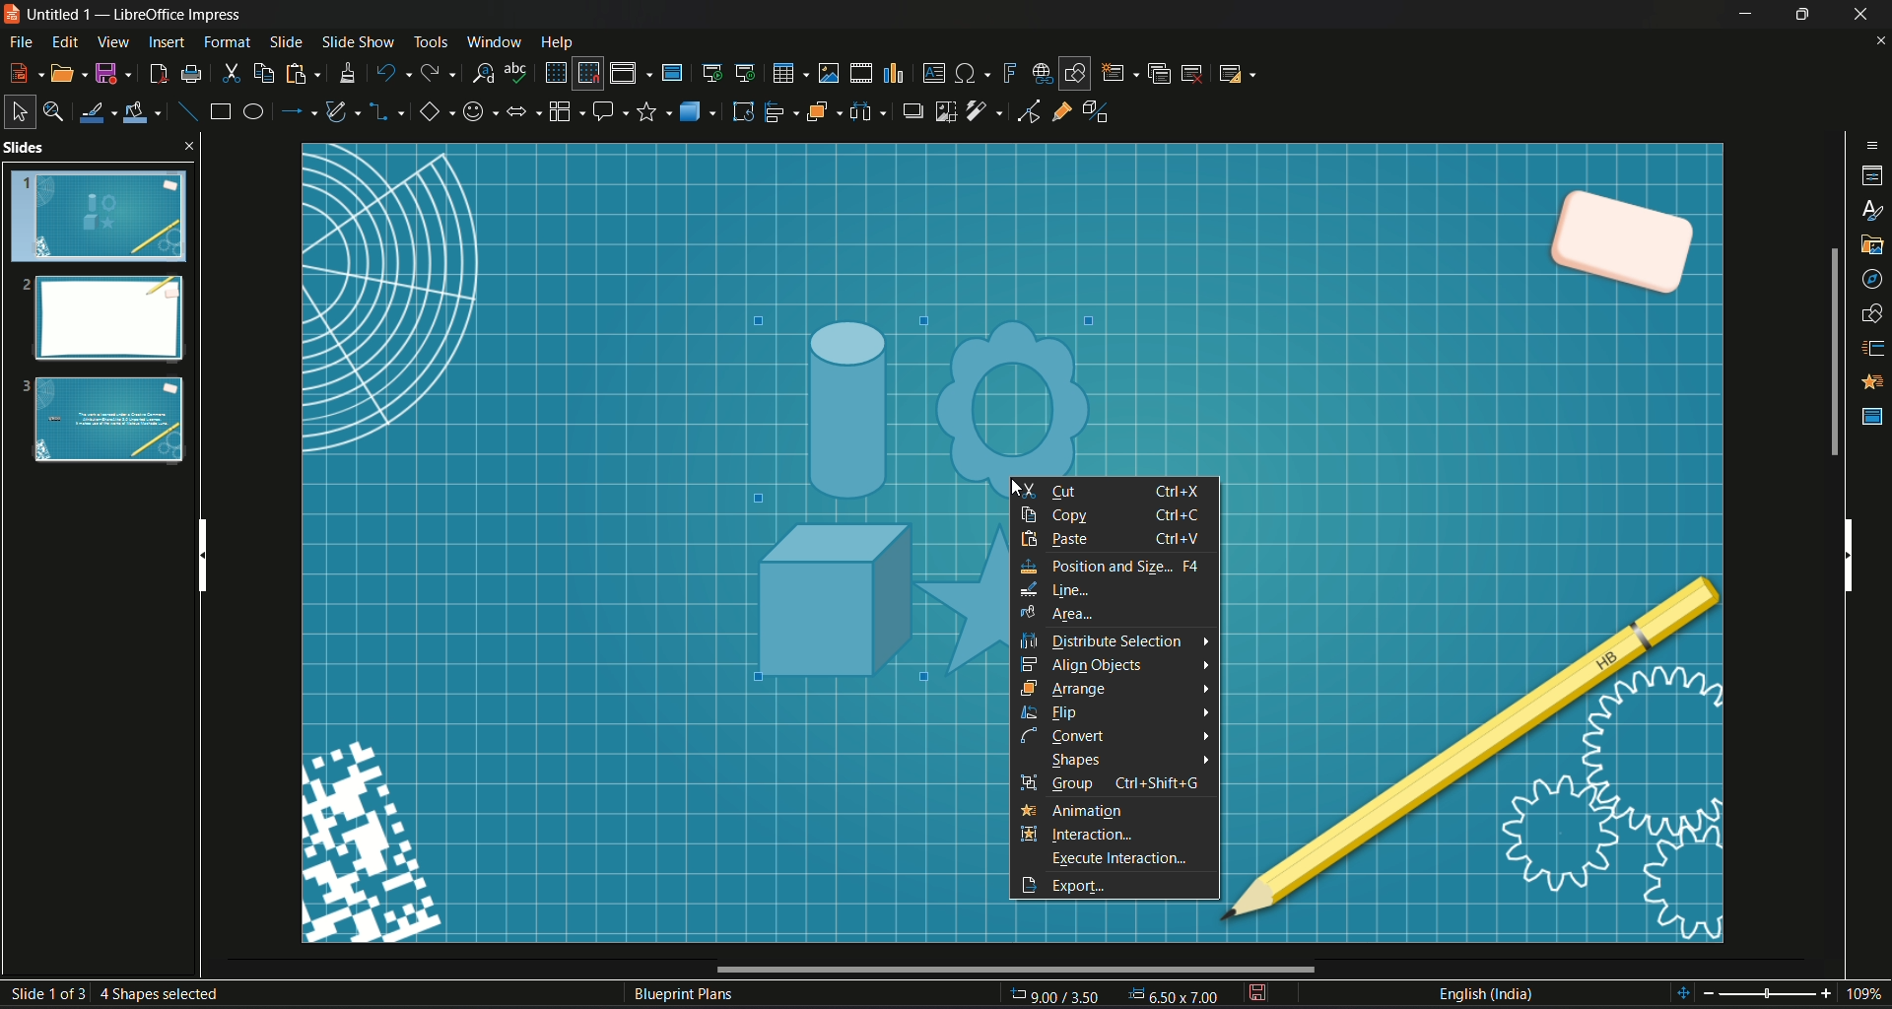 Image resolution: width=1892 pixels, height=1009 pixels. I want to click on Scroll bar, so click(1832, 352).